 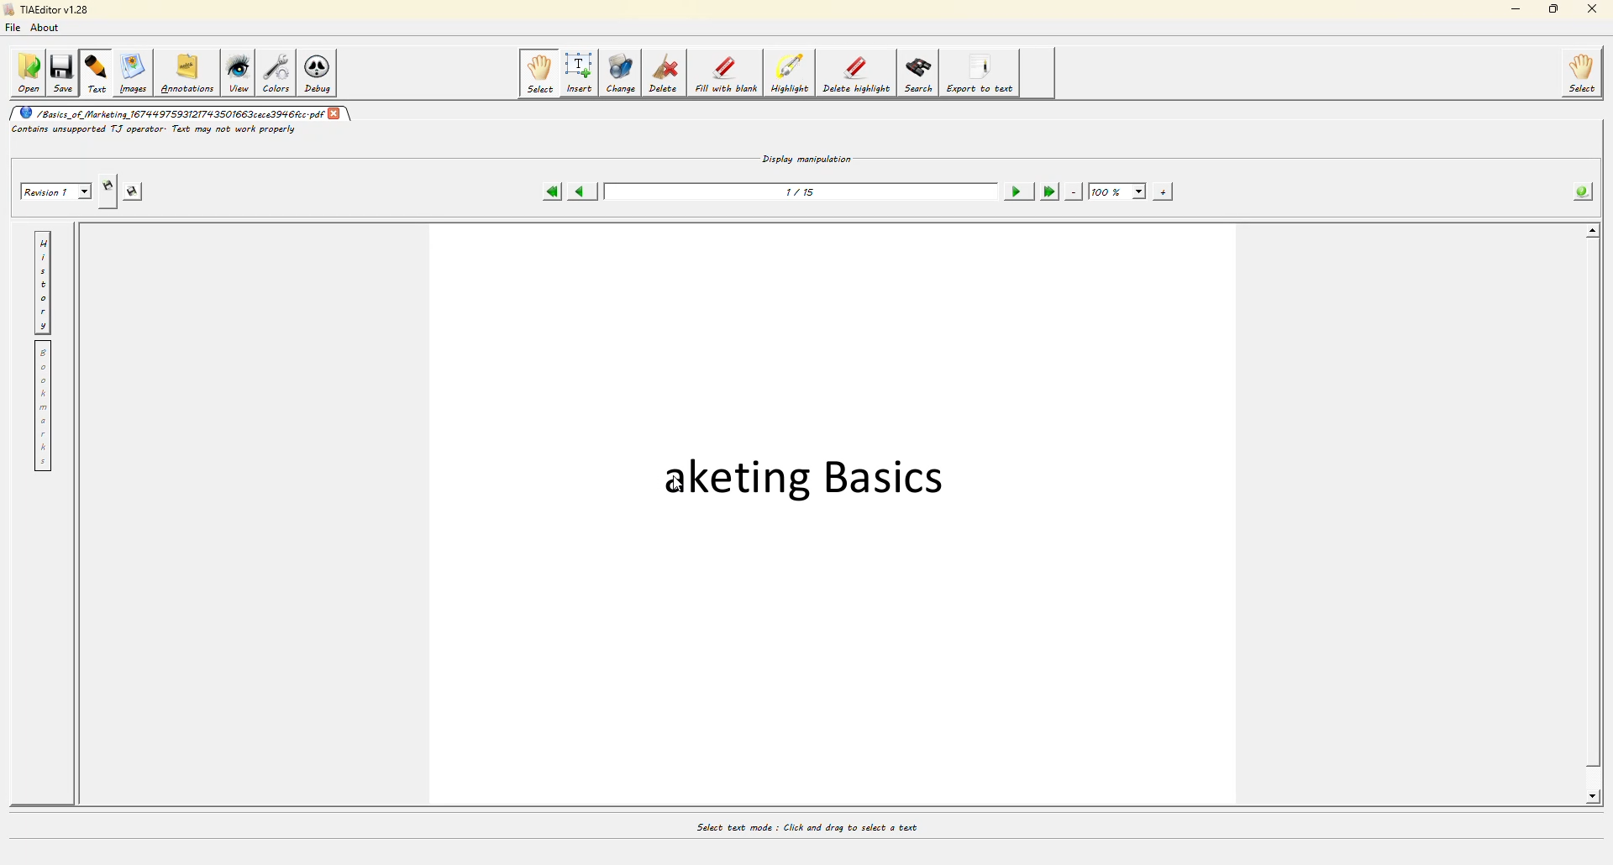 What do you see at coordinates (1579, 75) in the screenshot?
I see `select` at bounding box center [1579, 75].